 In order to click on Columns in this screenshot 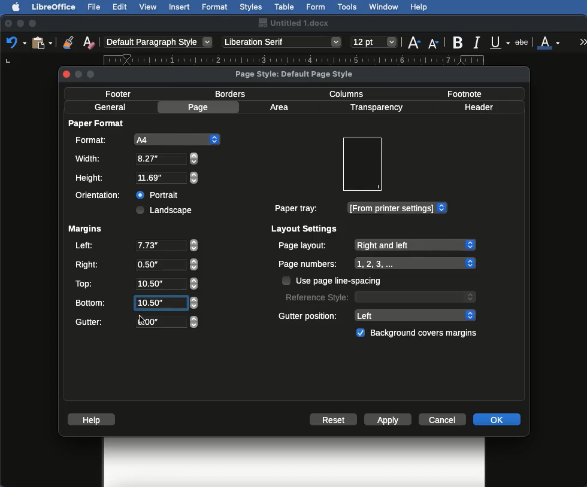, I will do `click(350, 93)`.